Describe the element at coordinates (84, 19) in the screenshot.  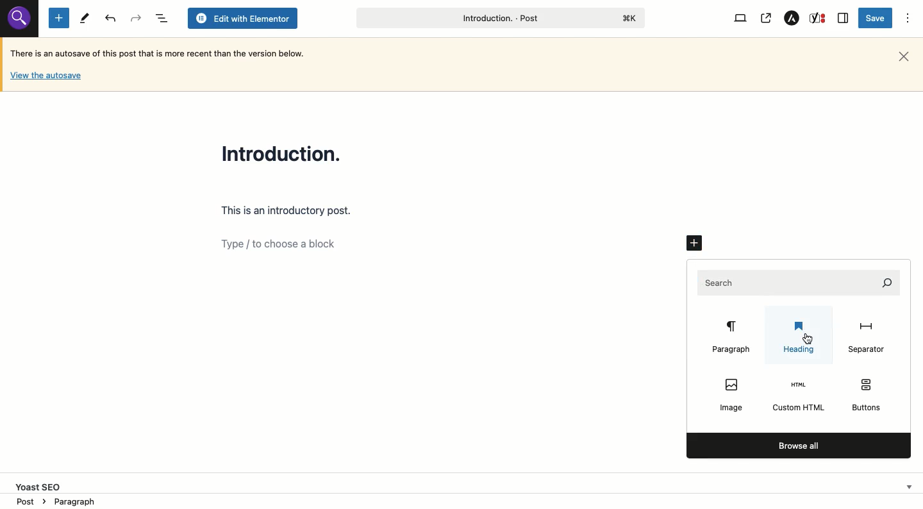
I see `Tools` at that location.